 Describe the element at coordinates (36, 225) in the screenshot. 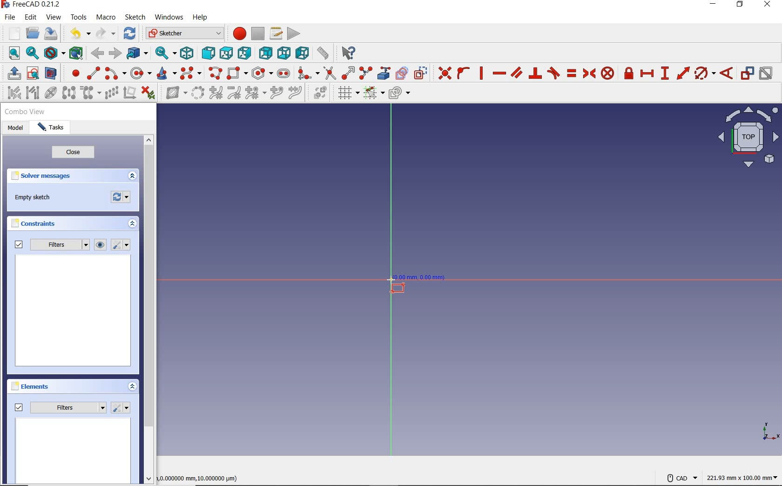

I see `constraints` at that location.